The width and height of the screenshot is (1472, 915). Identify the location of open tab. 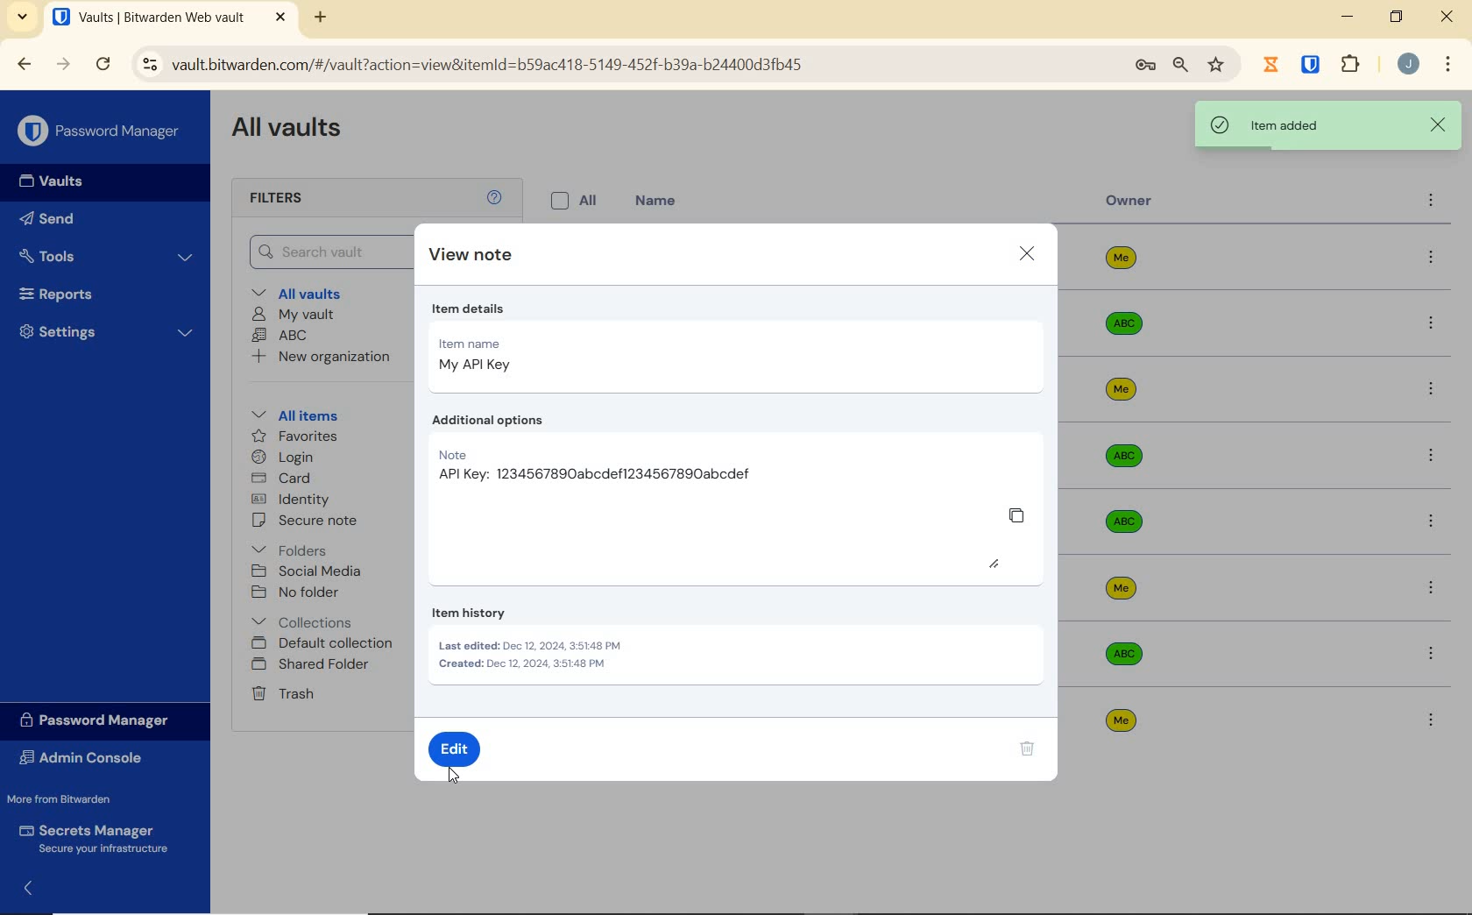
(148, 18).